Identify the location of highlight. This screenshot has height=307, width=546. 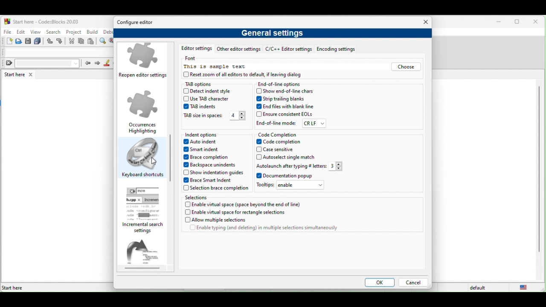
(107, 63).